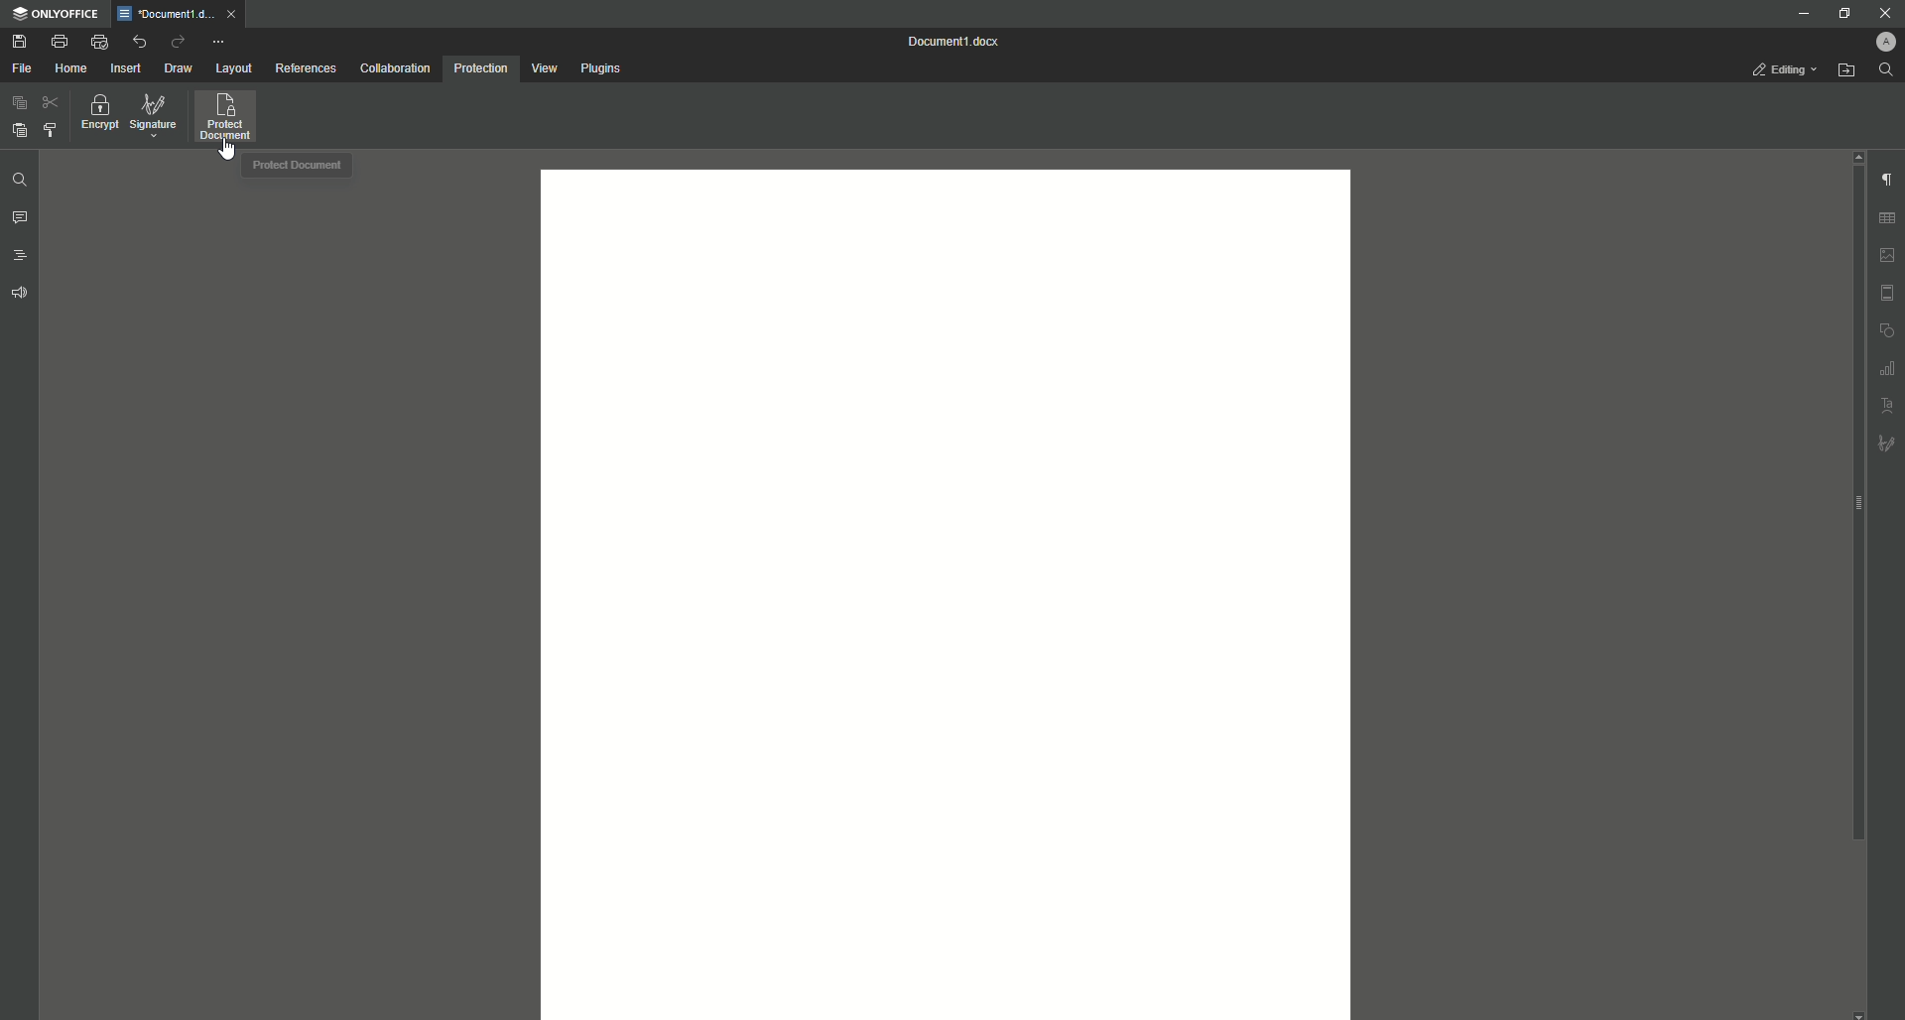  I want to click on Print, so click(57, 42).